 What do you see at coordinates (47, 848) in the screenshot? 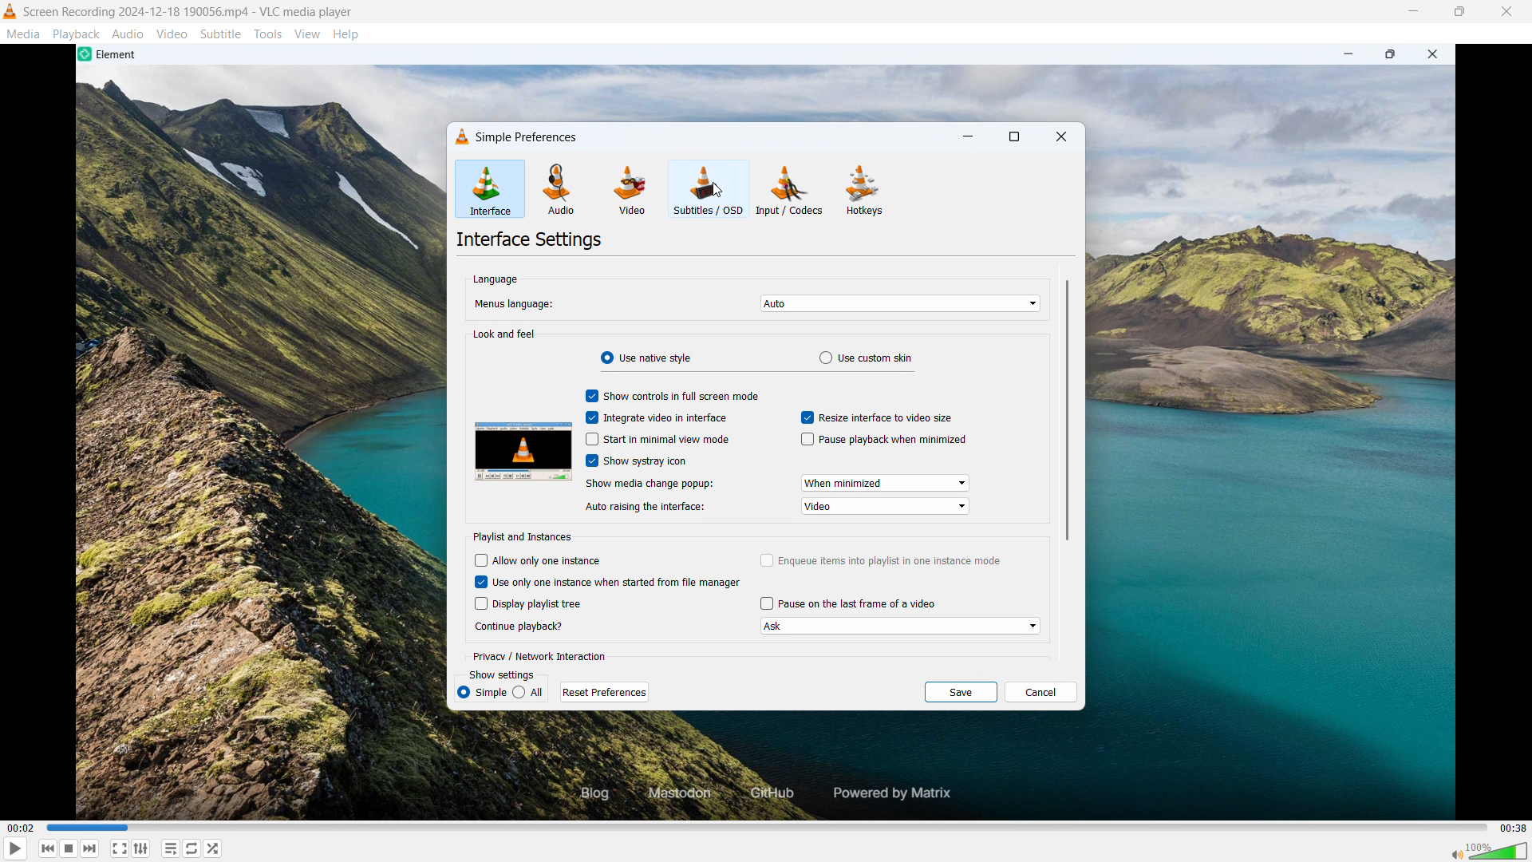
I see `backward or previous media` at bounding box center [47, 848].